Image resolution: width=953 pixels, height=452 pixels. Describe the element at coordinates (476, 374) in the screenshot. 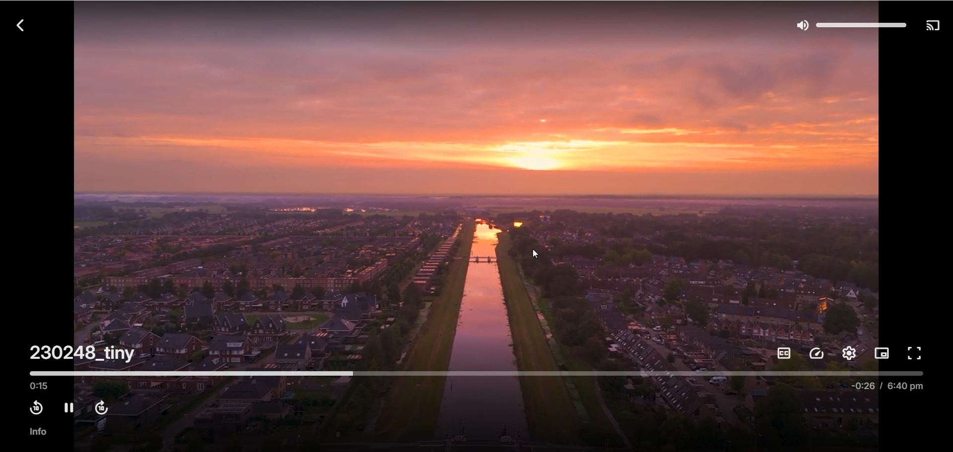

I see `timeline` at that location.